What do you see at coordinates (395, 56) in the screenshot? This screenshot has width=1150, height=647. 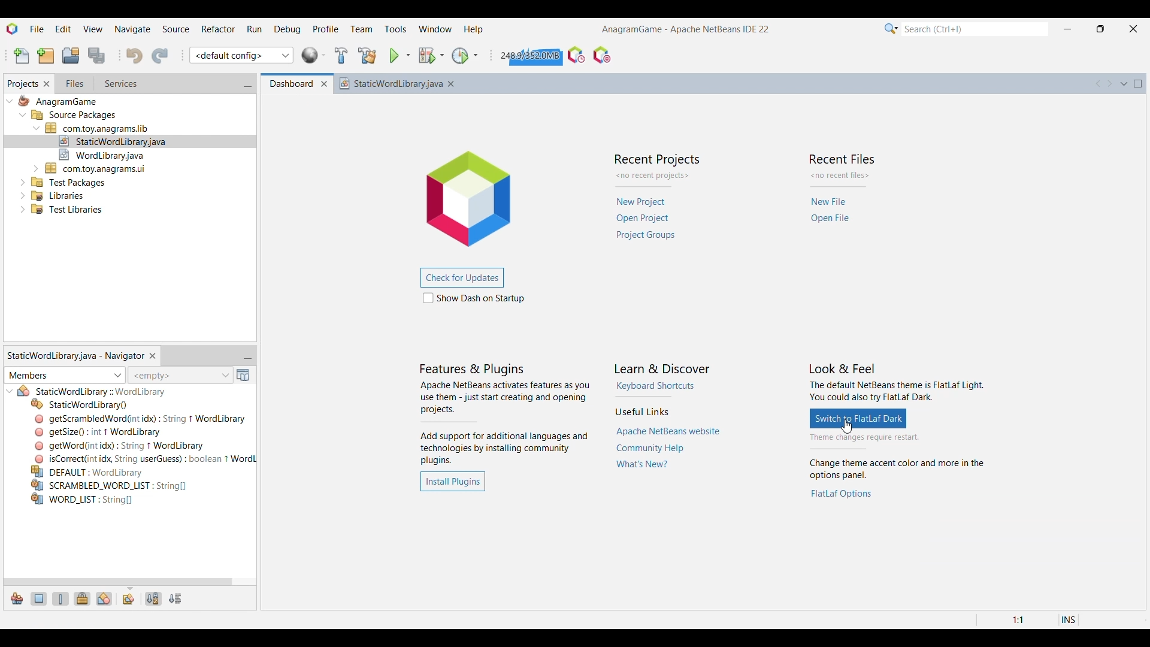 I see `Run project selection` at bounding box center [395, 56].